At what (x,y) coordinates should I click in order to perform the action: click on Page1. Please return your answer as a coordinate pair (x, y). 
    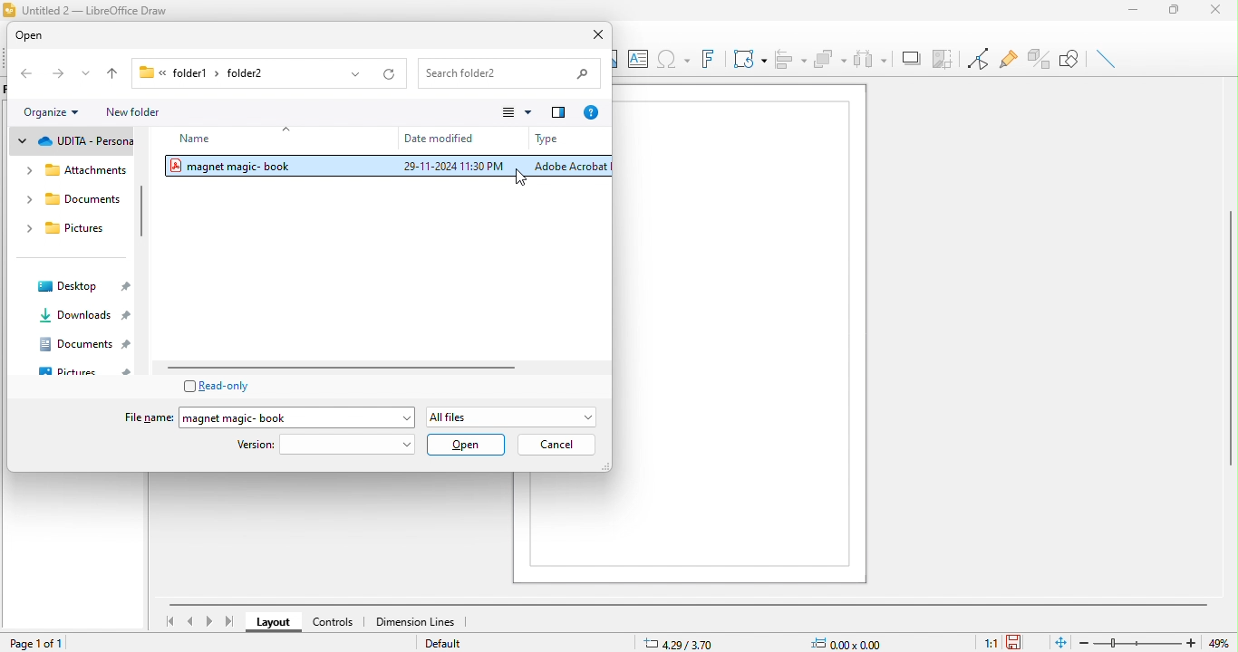
    Looking at the image, I should click on (740, 332).